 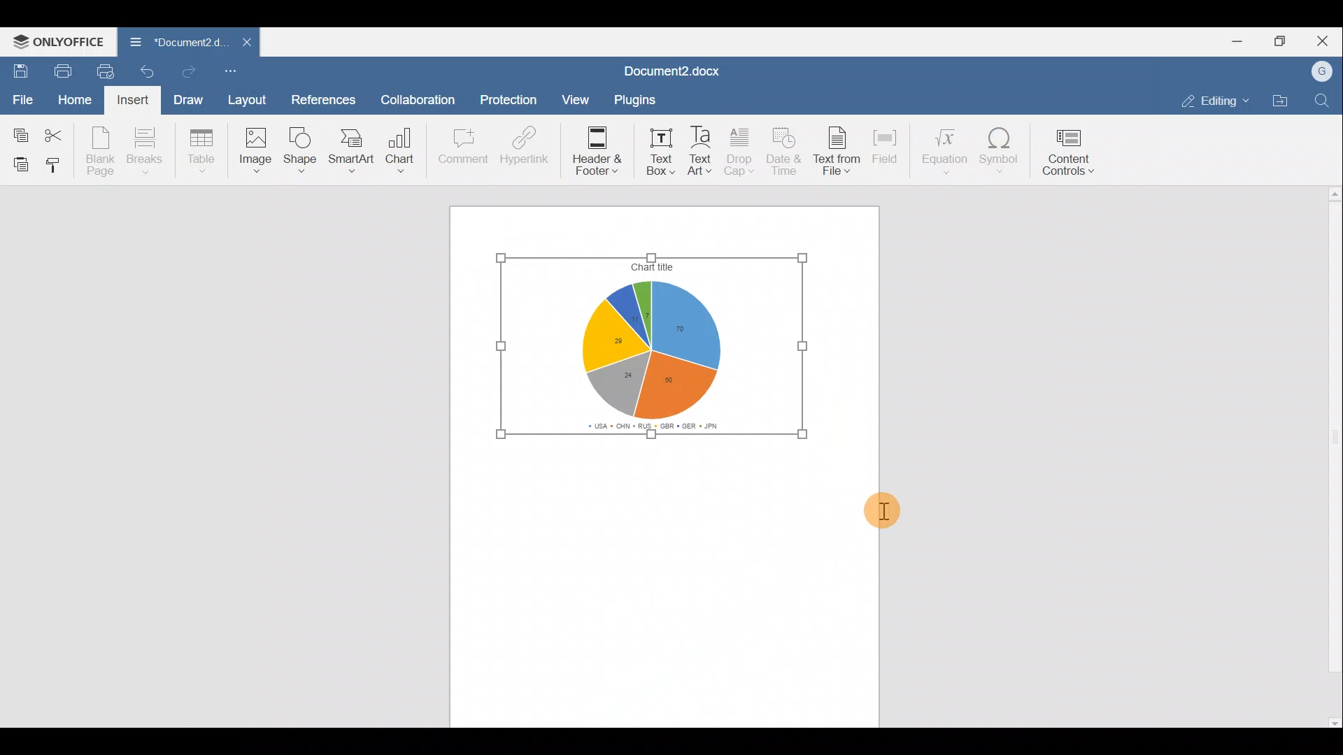 I want to click on Scroll bar, so click(x=1329, y=459).